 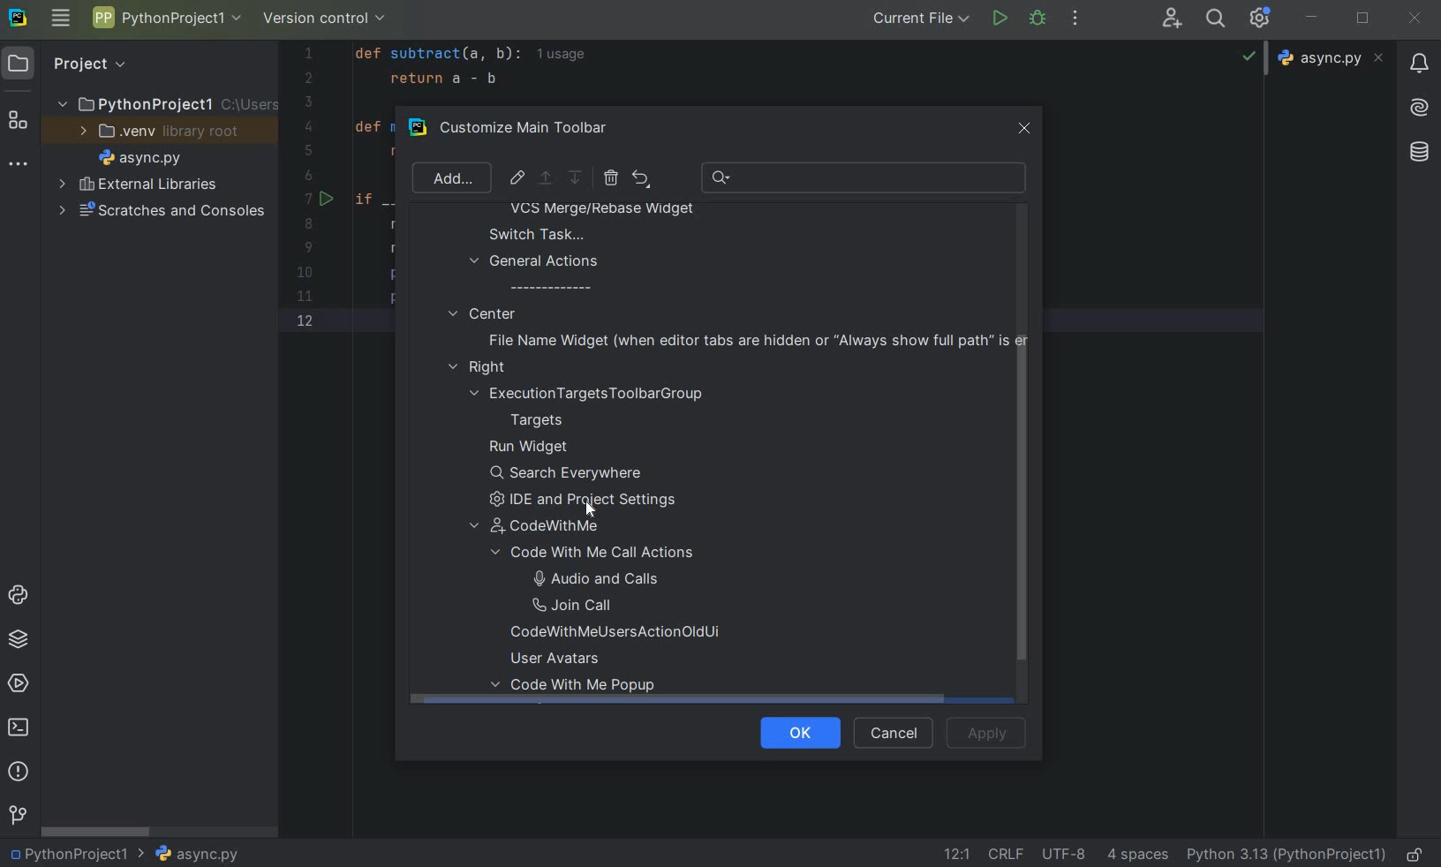 What do you see at coordinates (449, 177) in the screenshot?
I see `ADD` at bounding box center [449, 177].